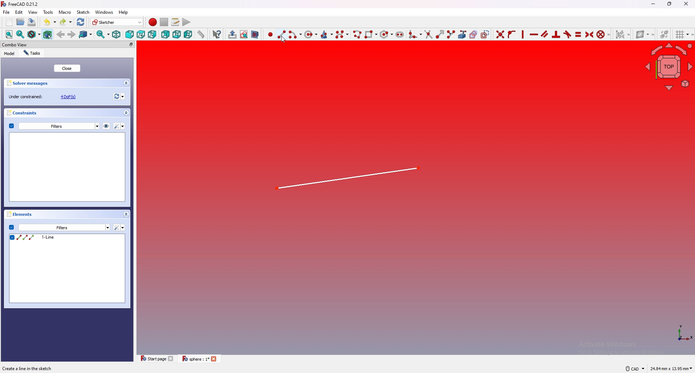 This screenshot has width=695, height=373. Describe the element at coordinates (140, 34) in the screenshot. I see `Top` at that location.